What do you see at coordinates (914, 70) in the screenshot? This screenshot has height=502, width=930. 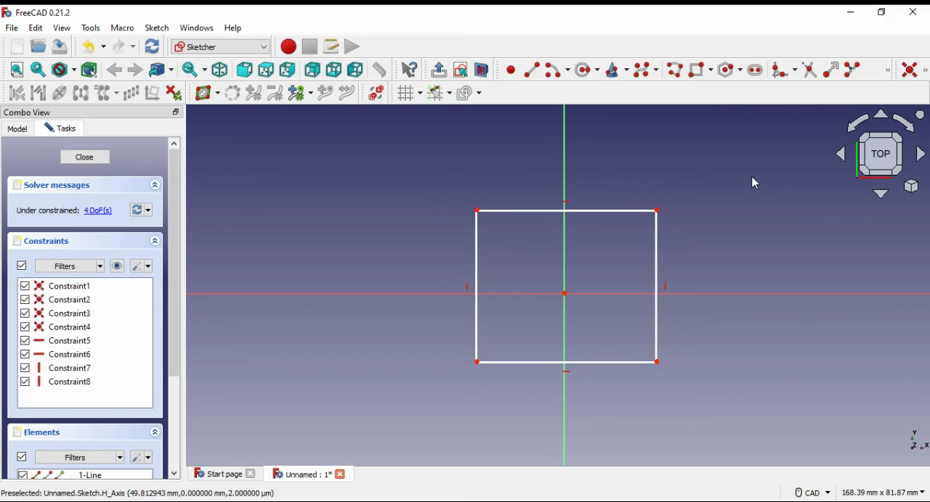 I see `constraint coincident` at bounding box center [914, 70].